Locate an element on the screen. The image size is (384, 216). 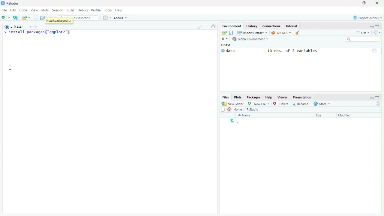
Create new file is located at coordinates (259, 103).